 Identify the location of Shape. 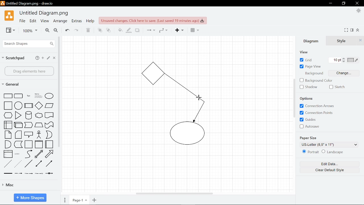
(7, 96).